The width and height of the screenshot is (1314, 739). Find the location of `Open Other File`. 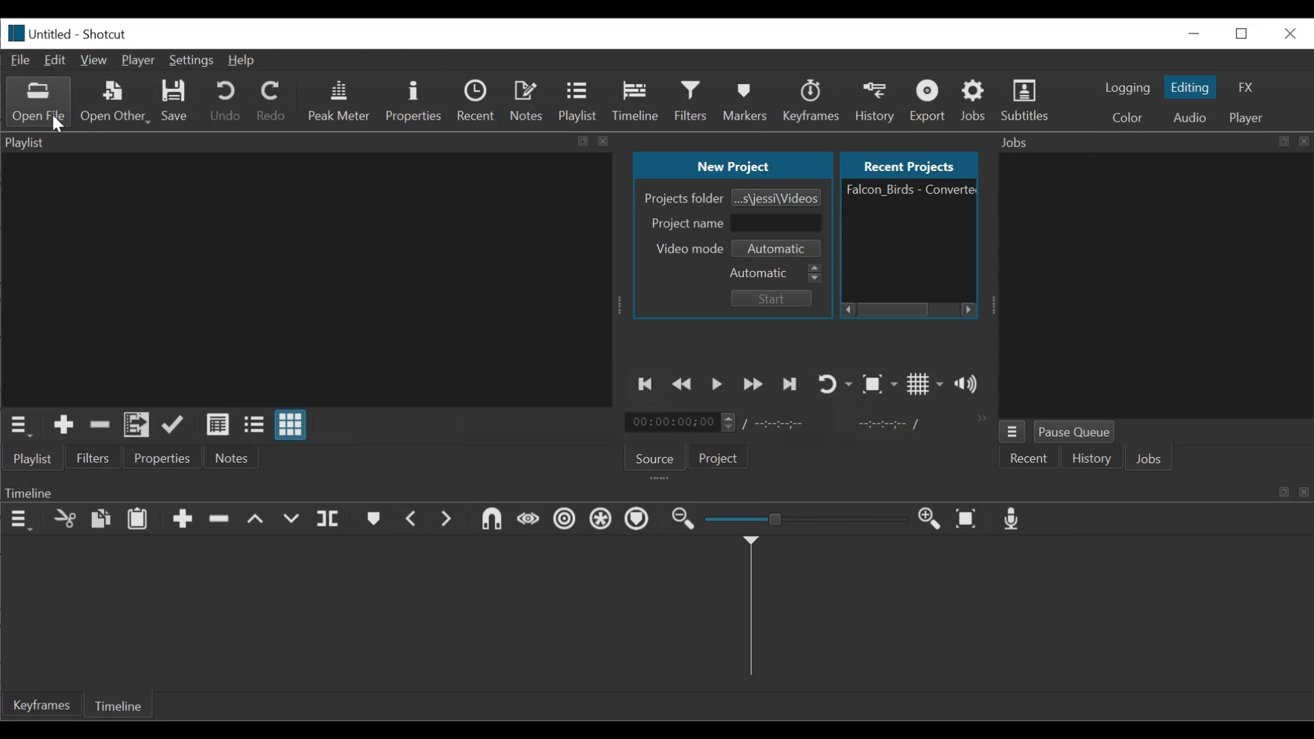

Open Other File is located at coordinates (39, 103).